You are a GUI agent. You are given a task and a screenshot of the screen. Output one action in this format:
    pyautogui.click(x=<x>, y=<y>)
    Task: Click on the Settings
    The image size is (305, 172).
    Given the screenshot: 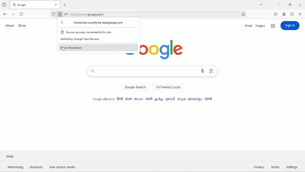 What is the action you would take?
    pyautogui.click(x=292, y=166)
    